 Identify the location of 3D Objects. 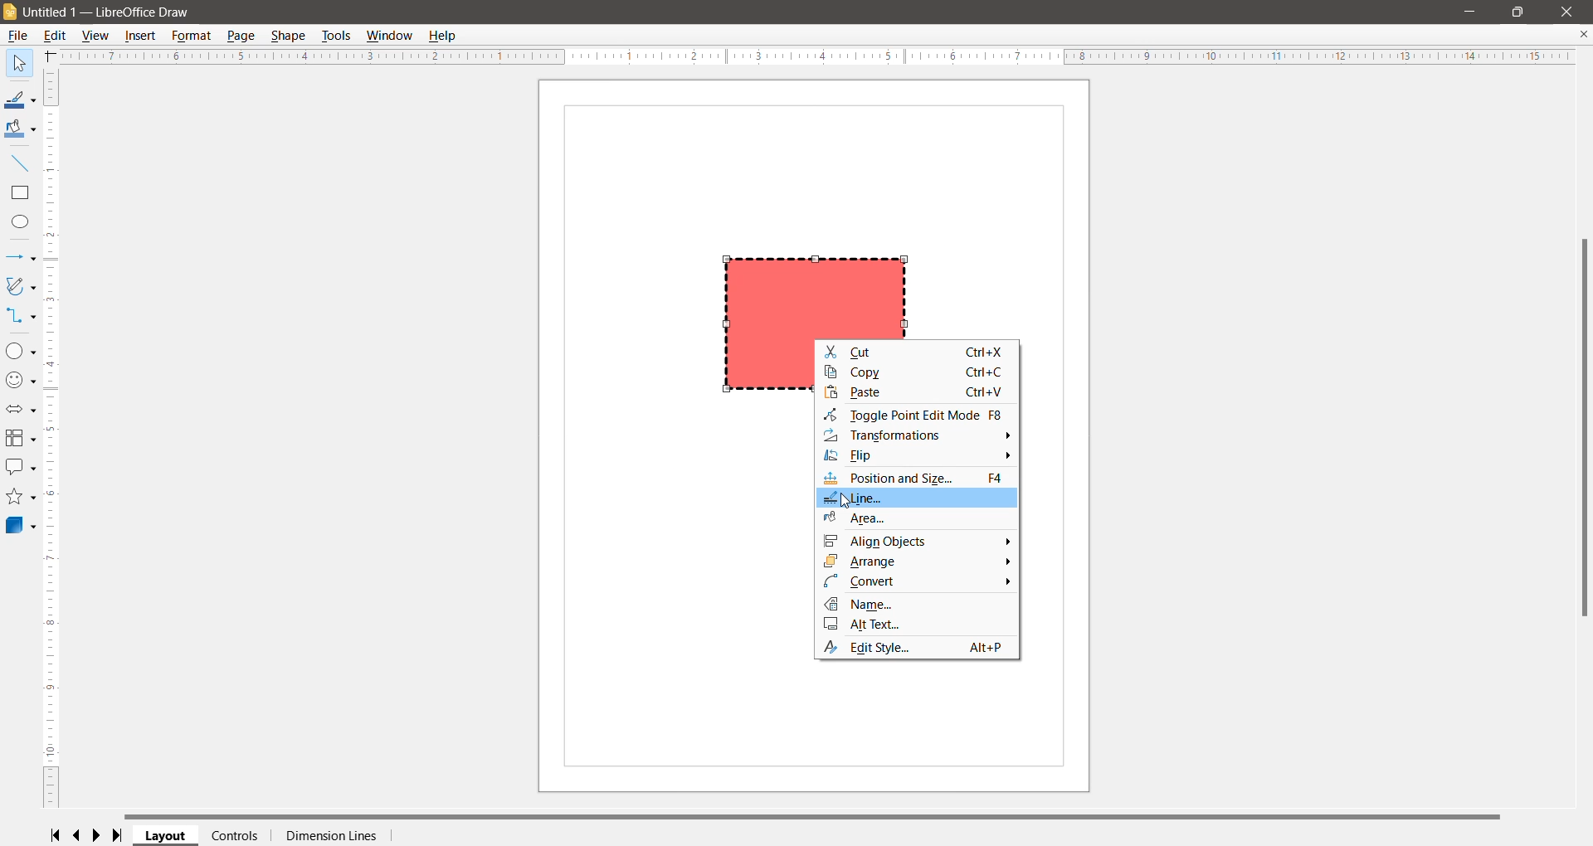
(21, 524).